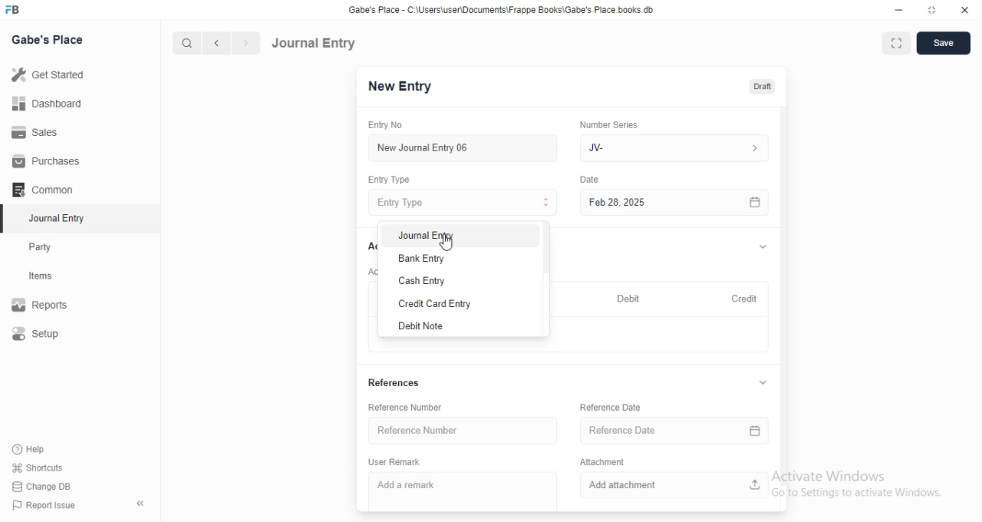 Image resolution: width=982 pixels, height=522 pixels. I want to click on Reference Number, so click(417, 408).